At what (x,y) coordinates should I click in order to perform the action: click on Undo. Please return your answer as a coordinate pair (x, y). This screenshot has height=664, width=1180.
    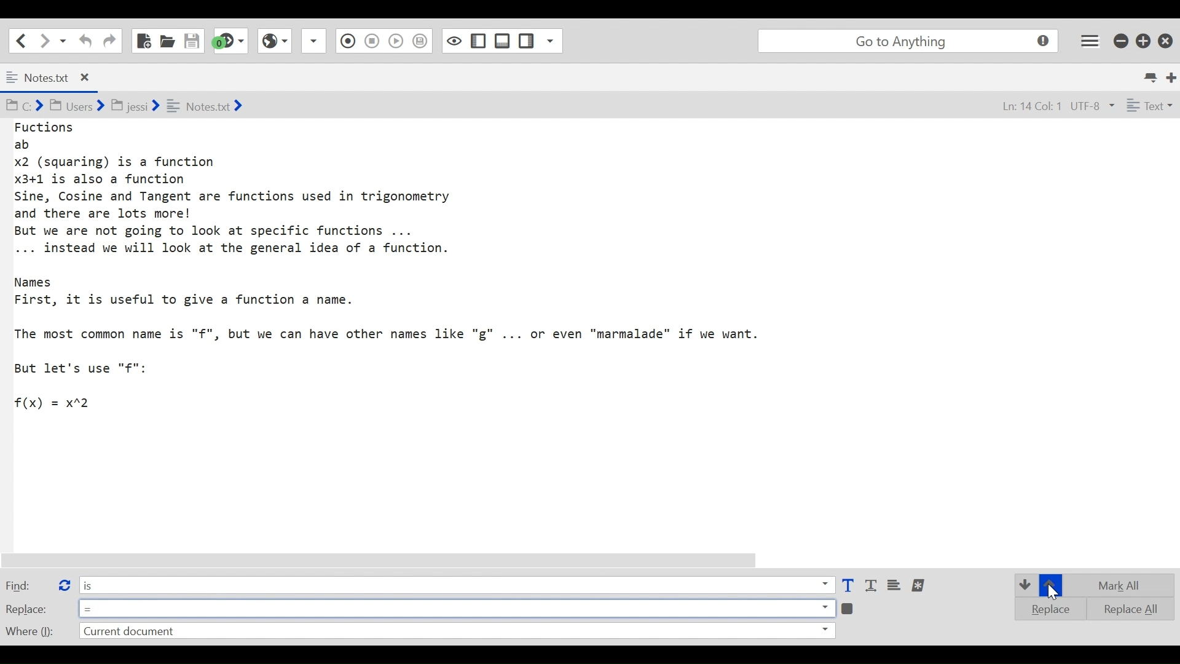
    Looking at the image, I should click on (84, 41).